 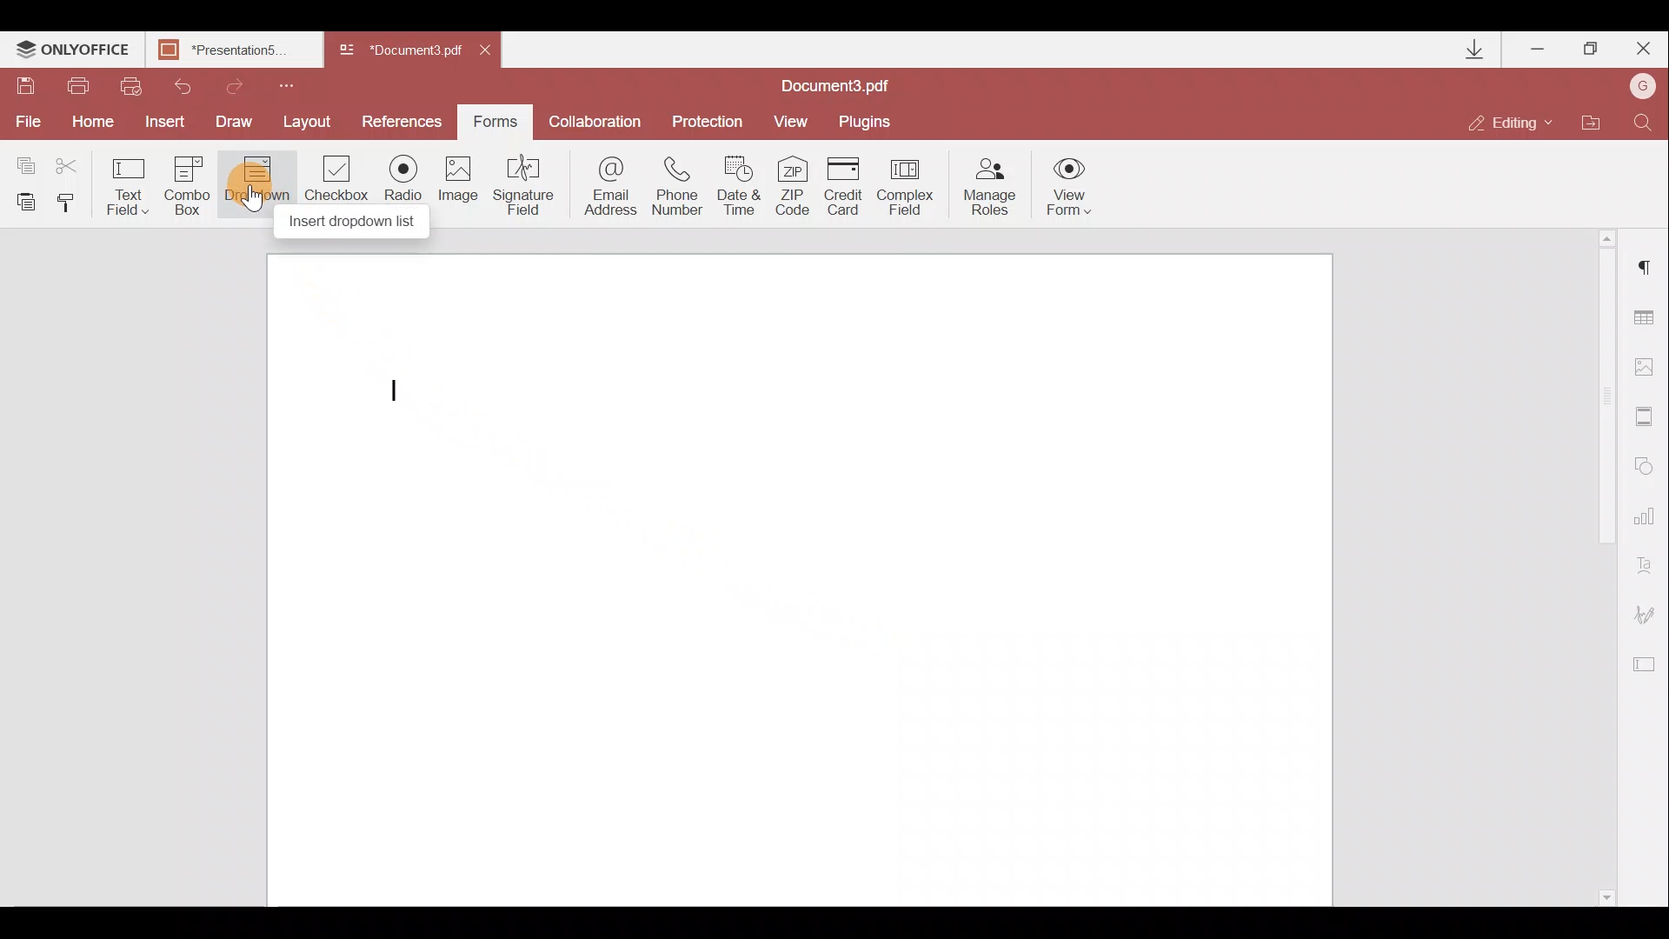 What do you see at coordinates (1478, 50) in the screenshot?
I see `Downloads` at bounding box center [1478, 50].